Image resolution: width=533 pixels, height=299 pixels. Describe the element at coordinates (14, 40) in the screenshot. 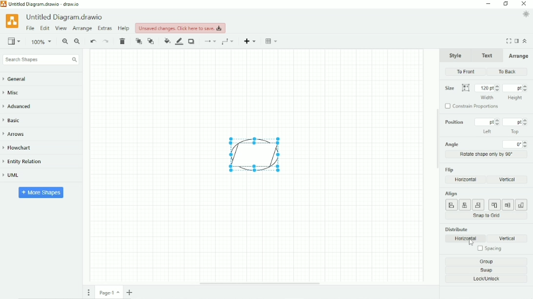

I see `View` at that location.